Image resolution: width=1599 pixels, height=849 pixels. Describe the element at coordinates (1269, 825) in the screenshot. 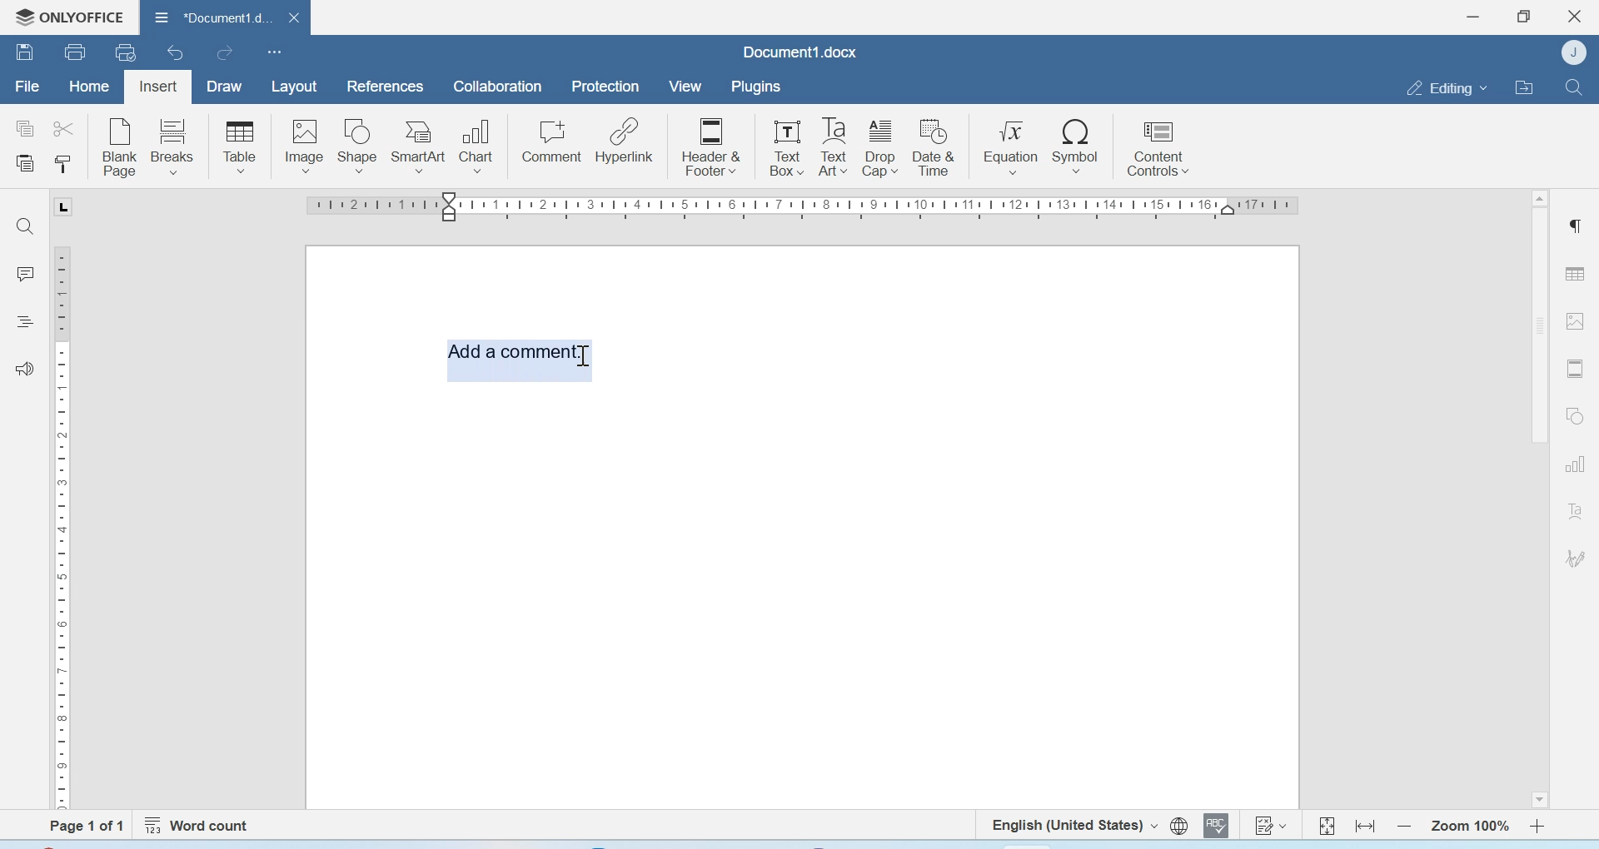

I see `Track changes` at that location.